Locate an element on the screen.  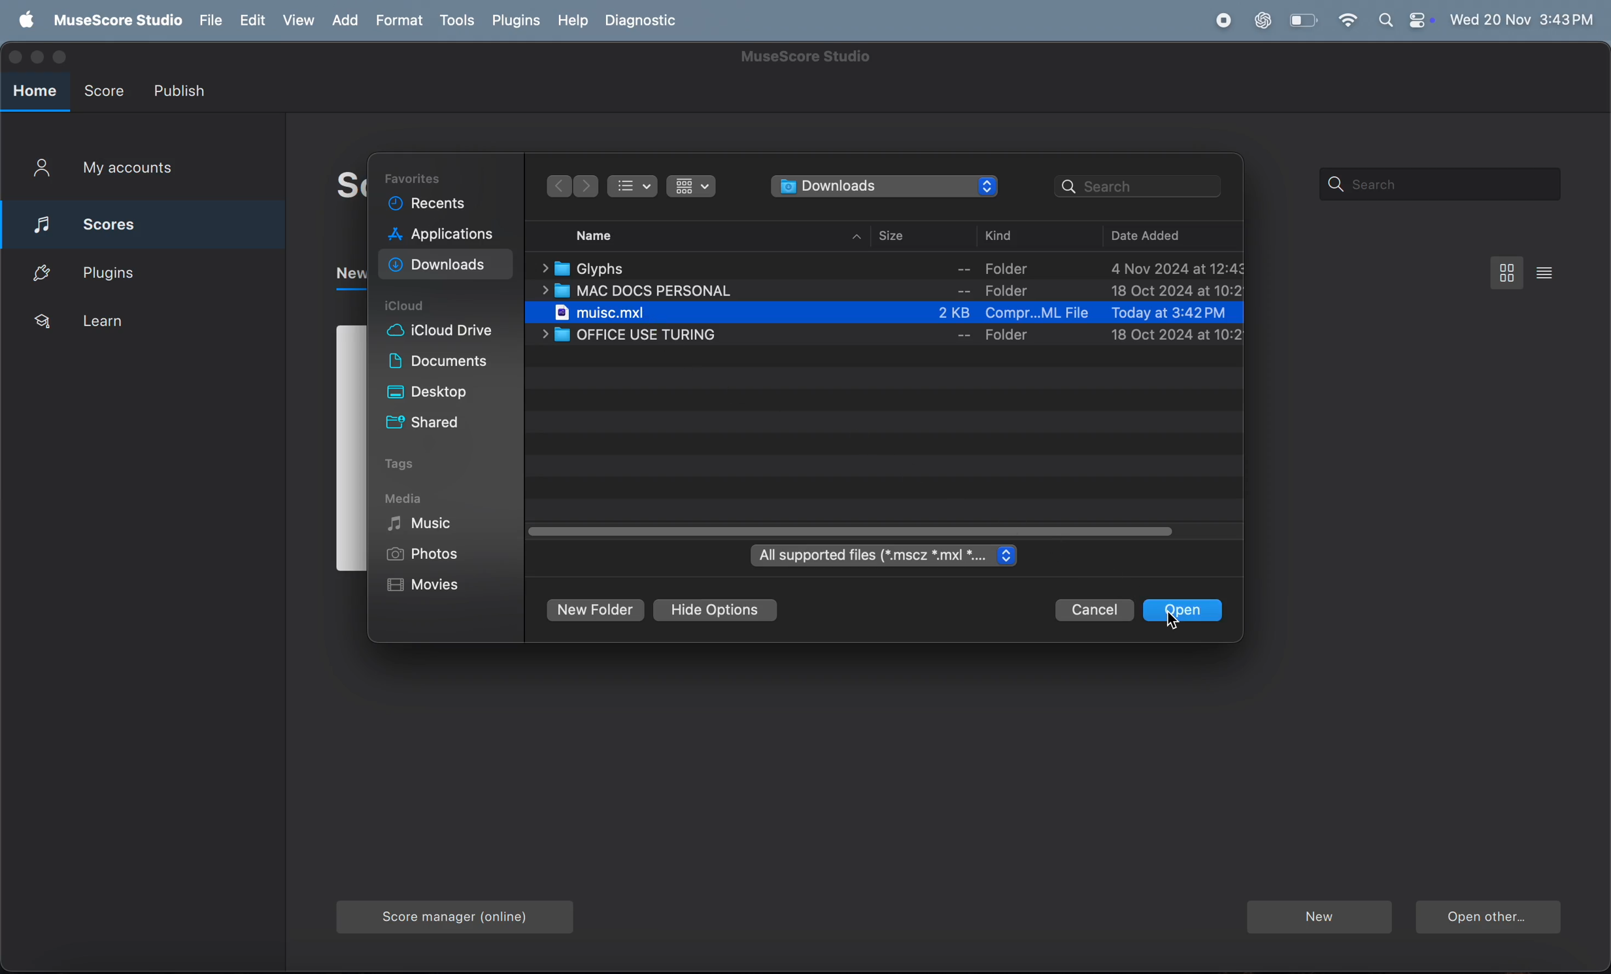
home is located at coordinates (33, 93).